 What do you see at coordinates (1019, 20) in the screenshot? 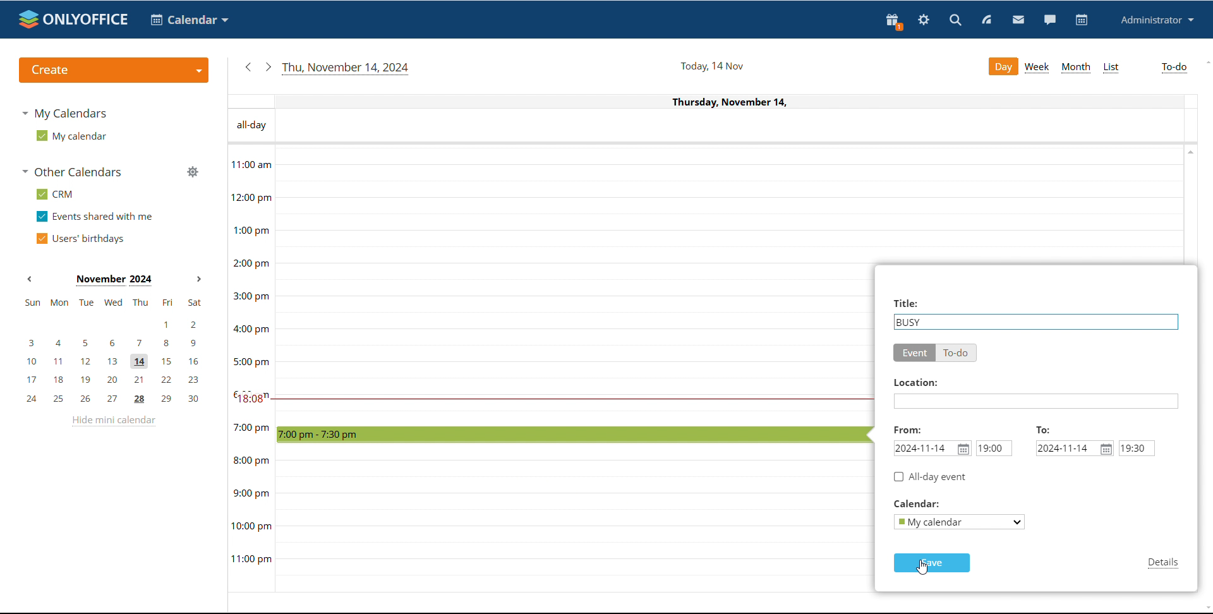
I see `mail` at bounding box center [1019, 20].